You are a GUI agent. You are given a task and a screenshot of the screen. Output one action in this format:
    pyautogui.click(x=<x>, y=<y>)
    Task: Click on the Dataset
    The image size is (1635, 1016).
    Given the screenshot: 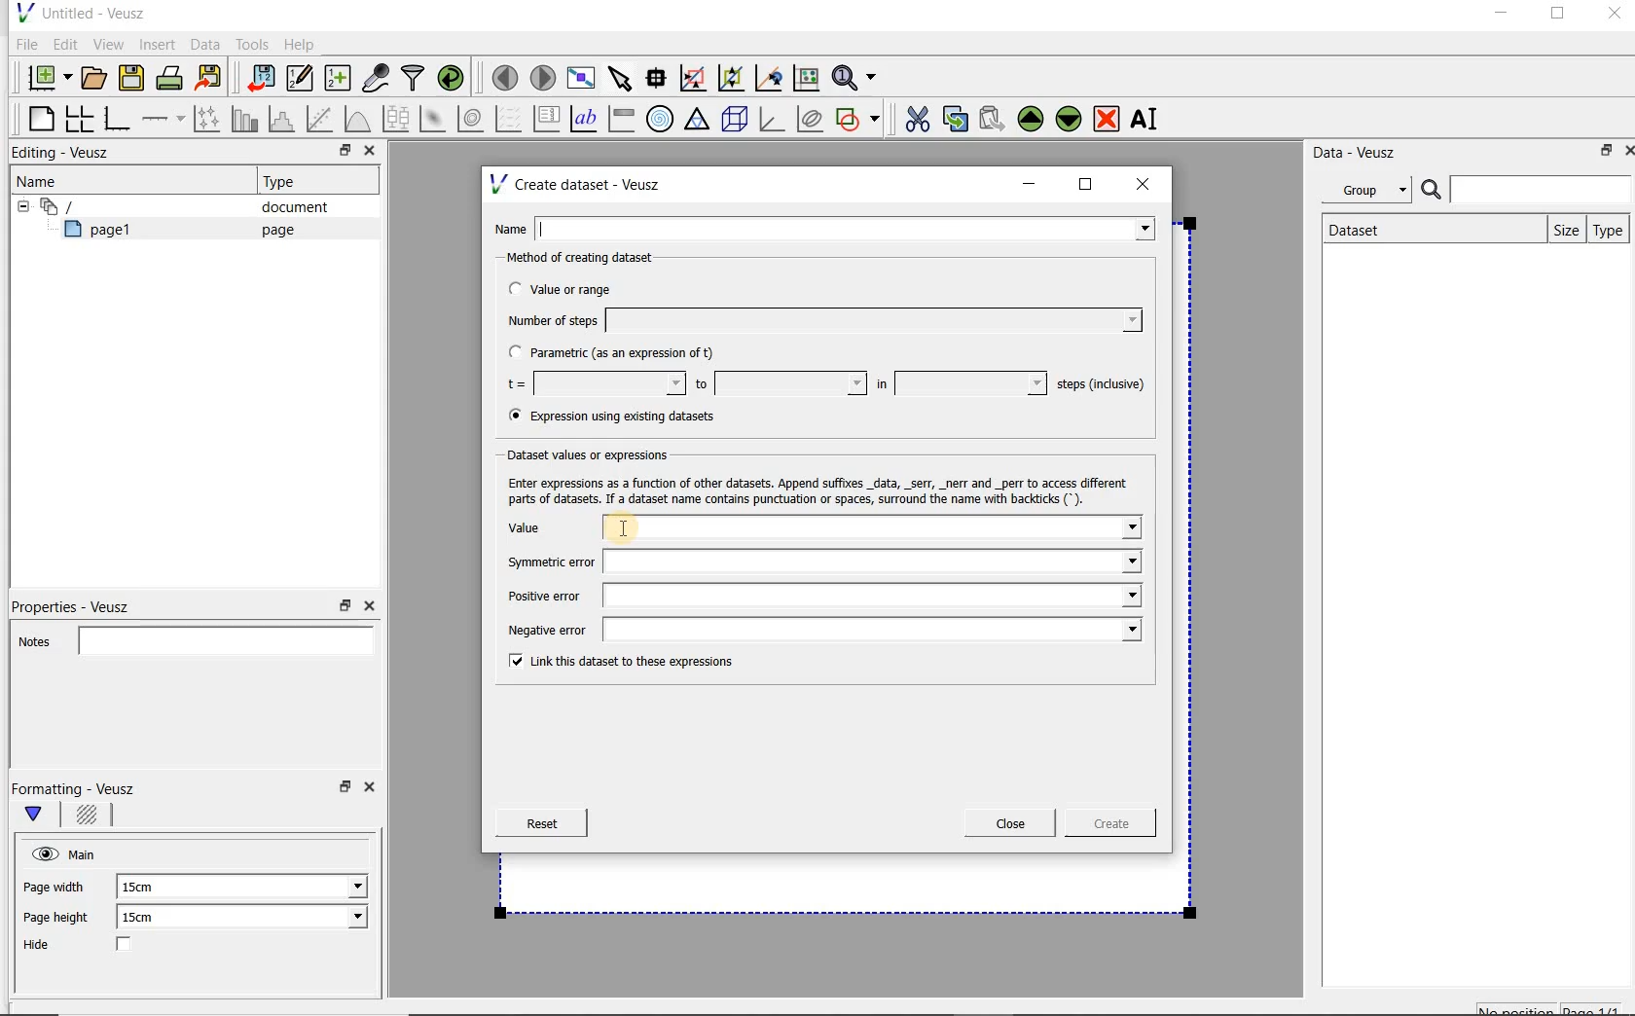 What is the action you would take?
    pyautogui.click(x=1364, y=228)
    